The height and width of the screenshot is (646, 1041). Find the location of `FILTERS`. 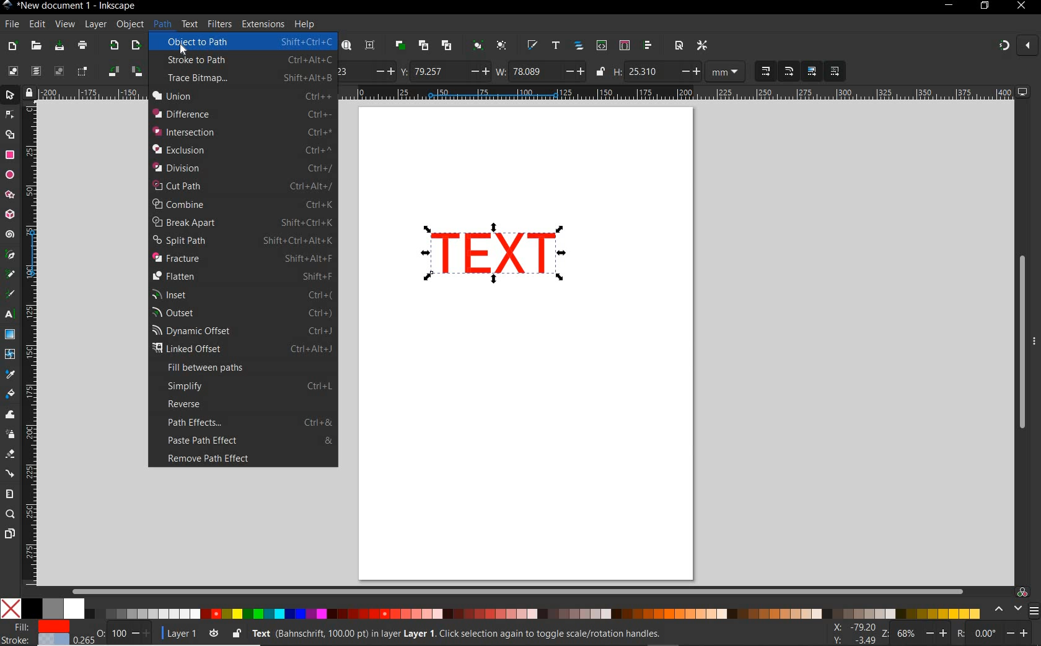

FILTERS is located at coordinates (219, 23).